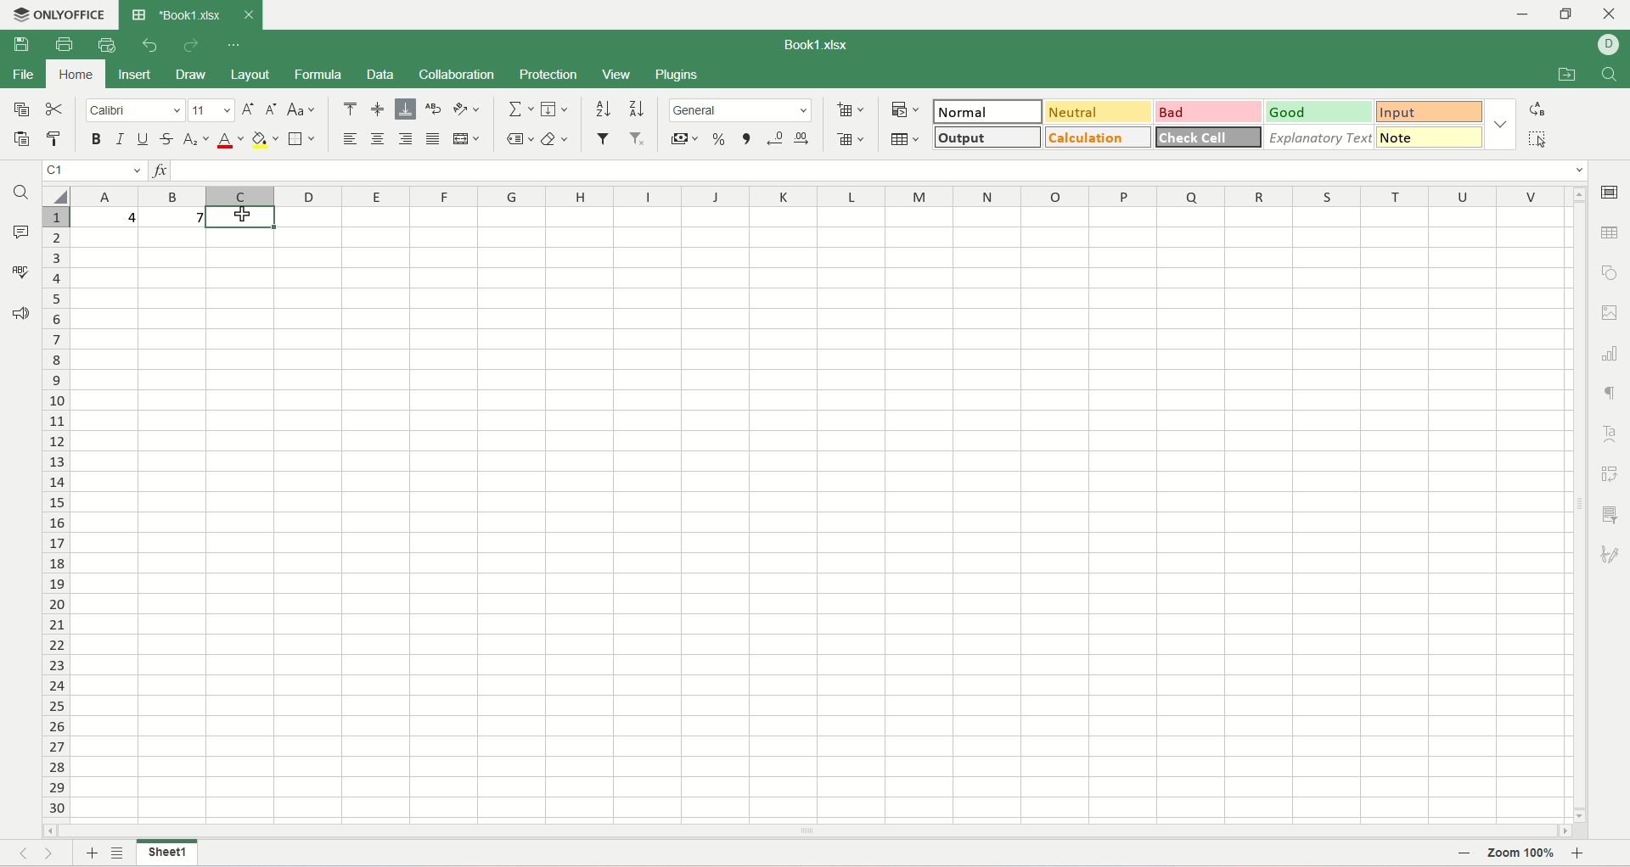  Describe the element at coordinates (379, 139) in the screenshot. I see `align center` at that location.